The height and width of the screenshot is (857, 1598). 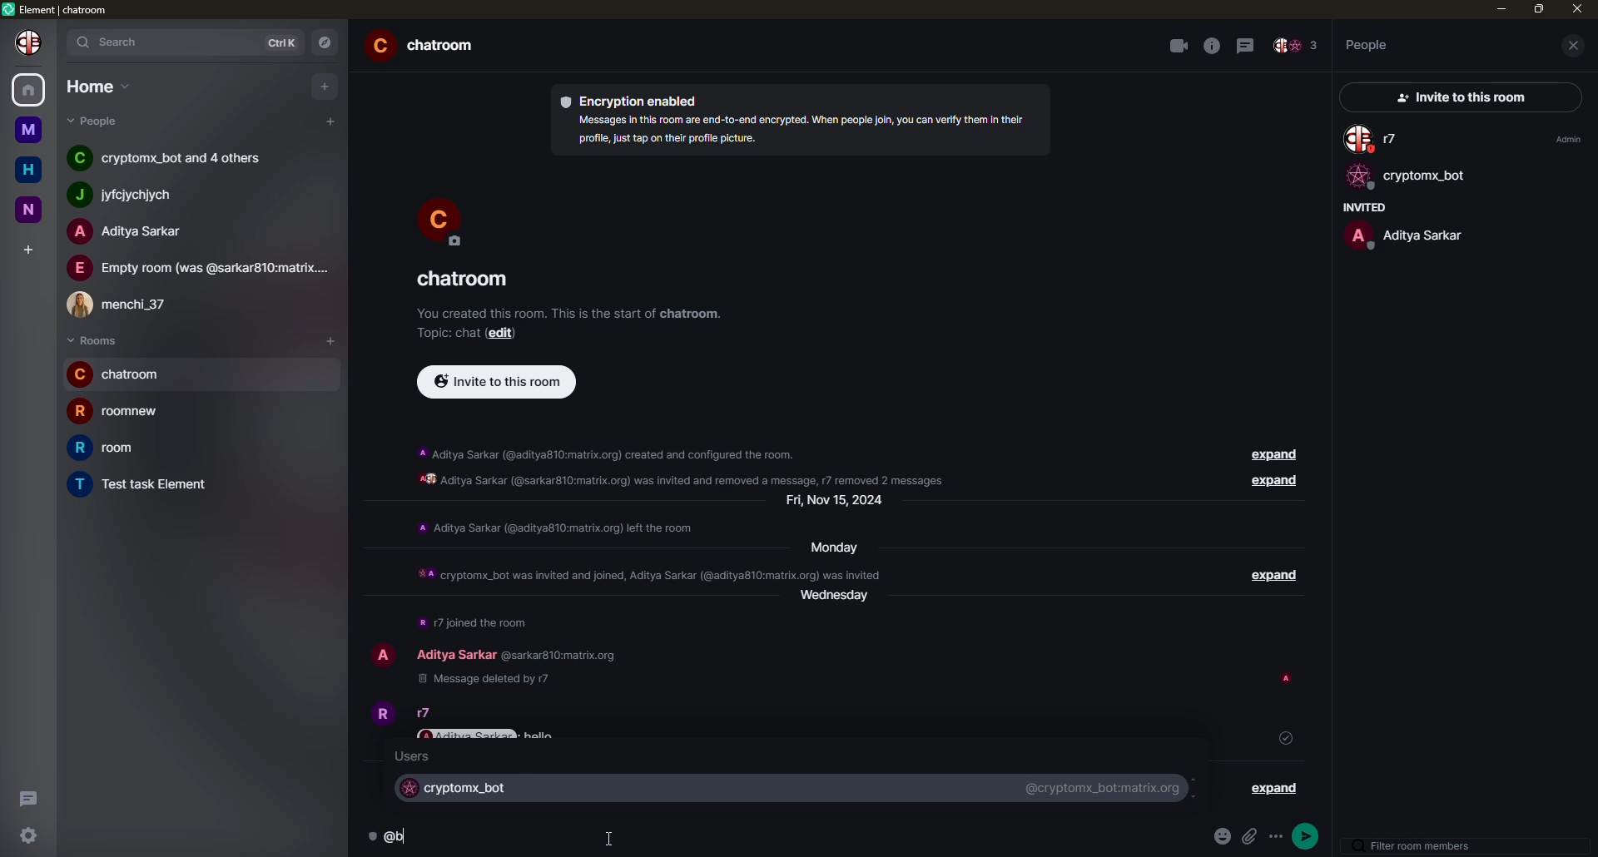 What do you see at coordinates (400, 835) in the screenshot?
I see `@b` at bounding box center [400, 835].